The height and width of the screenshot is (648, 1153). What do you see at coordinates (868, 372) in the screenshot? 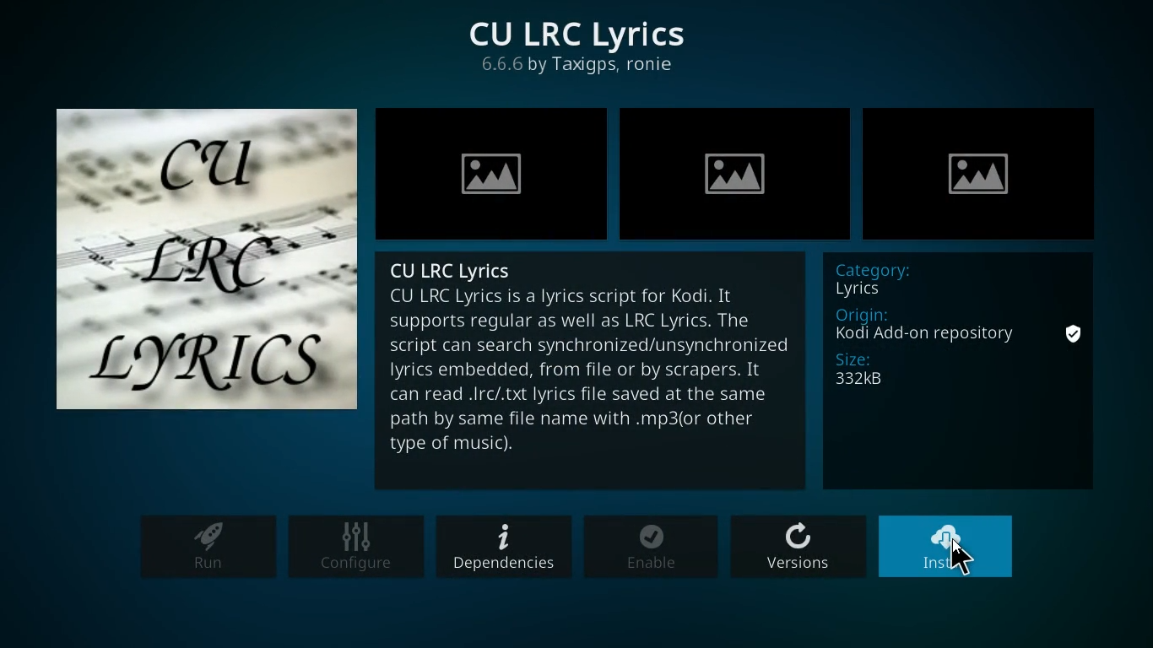
I see `size` at bounding box center [868, 372].